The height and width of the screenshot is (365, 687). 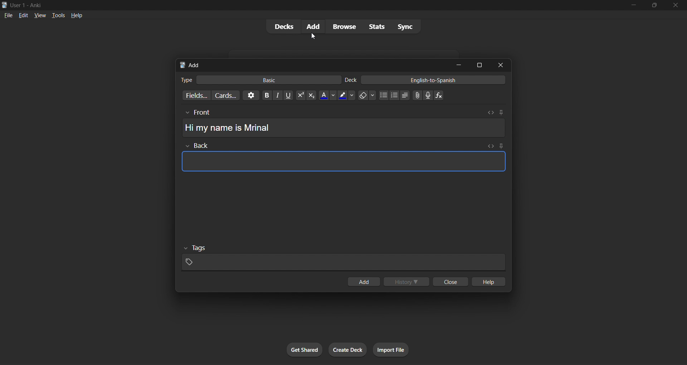 What do you see at coordinates (54, 15) in the screenshot?
I see `tools` at bounding box center [54, 15].